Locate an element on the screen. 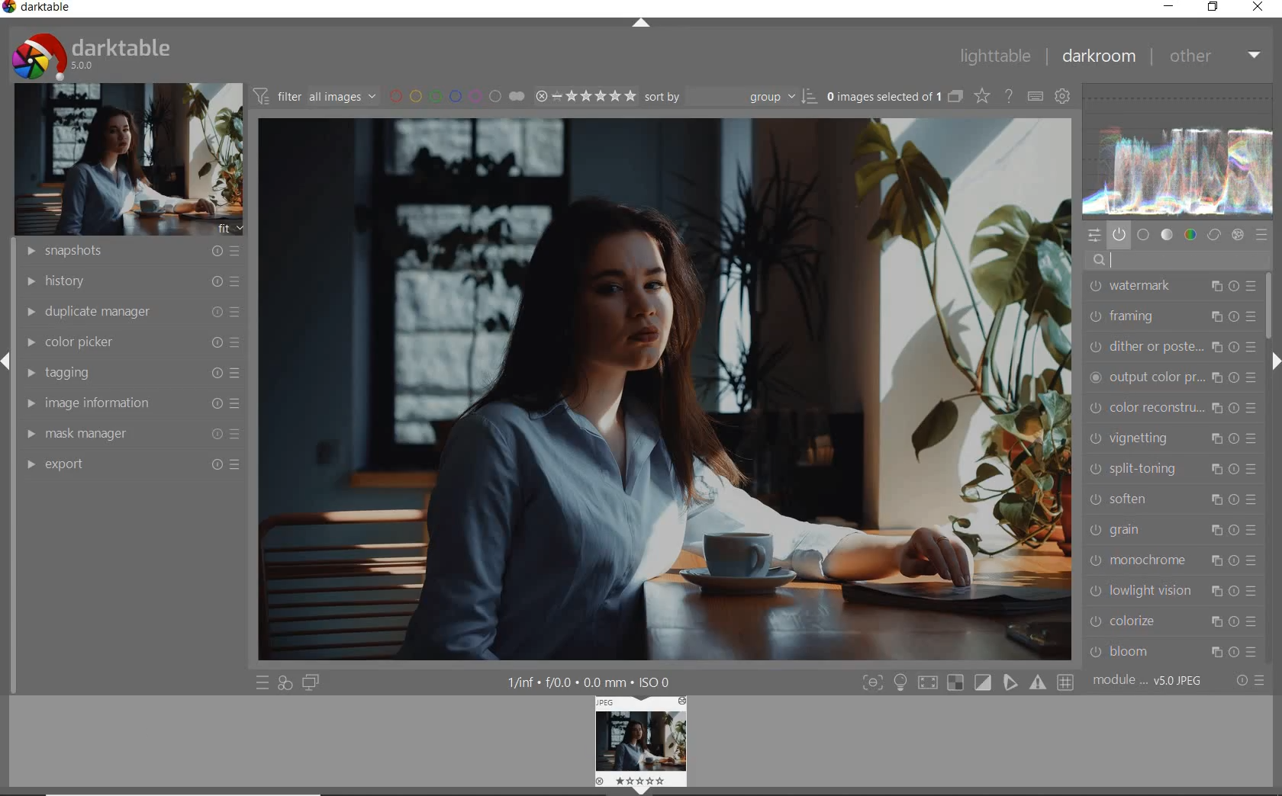 This screenshot has width=1282, height=796. monochrome is located at coordinates (1171, 560).